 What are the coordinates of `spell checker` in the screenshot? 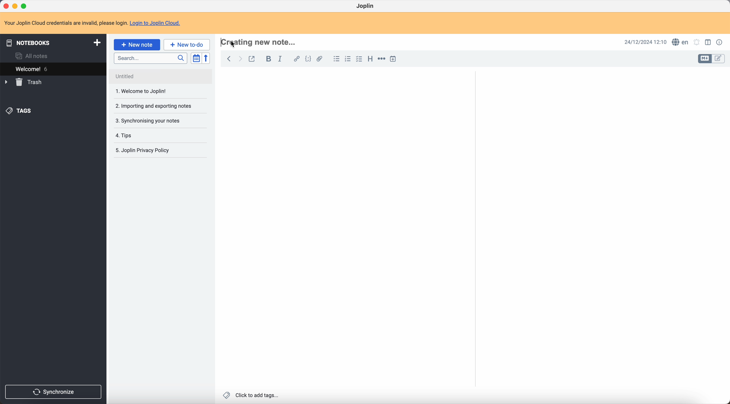 It's located at (679, 42).